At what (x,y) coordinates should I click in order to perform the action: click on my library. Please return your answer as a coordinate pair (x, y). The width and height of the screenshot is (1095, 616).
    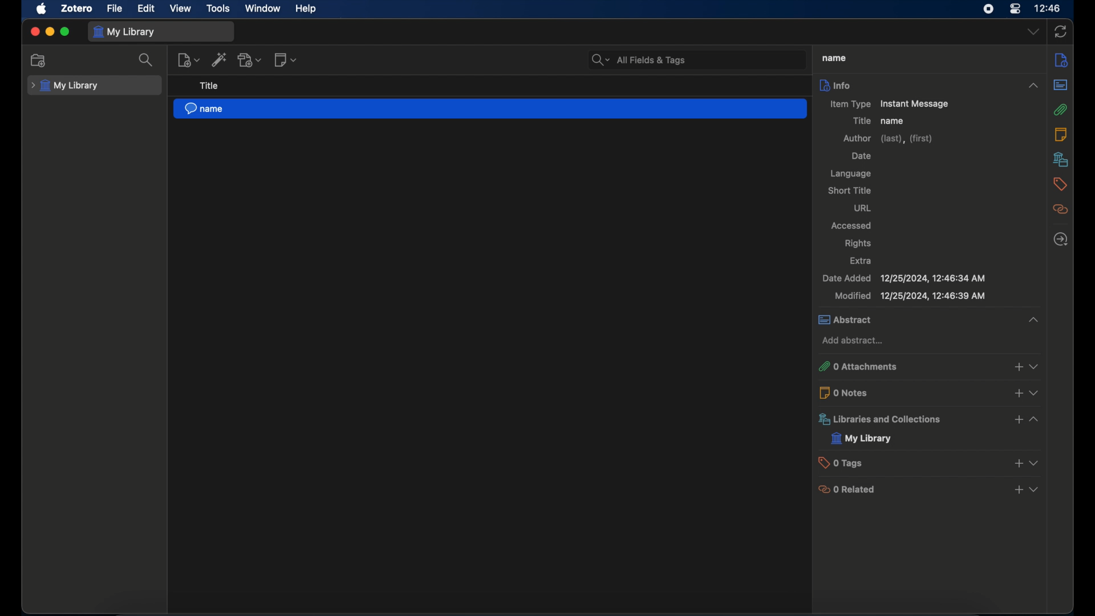
    Looking at the image, I should click on (126, 33).